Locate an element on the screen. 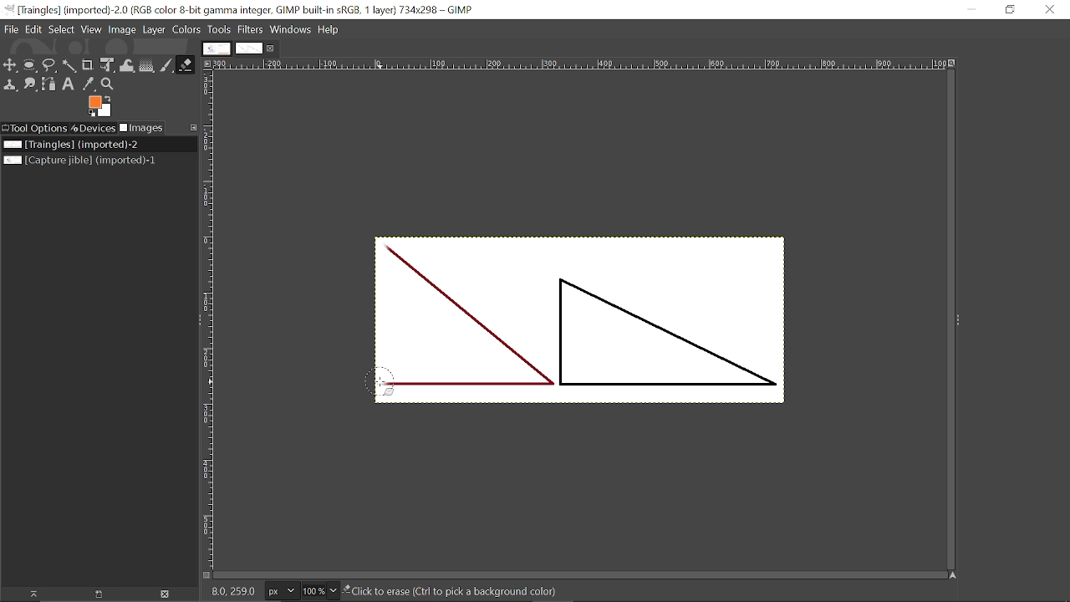  Color picker tool is located at coordinates (88, 84).